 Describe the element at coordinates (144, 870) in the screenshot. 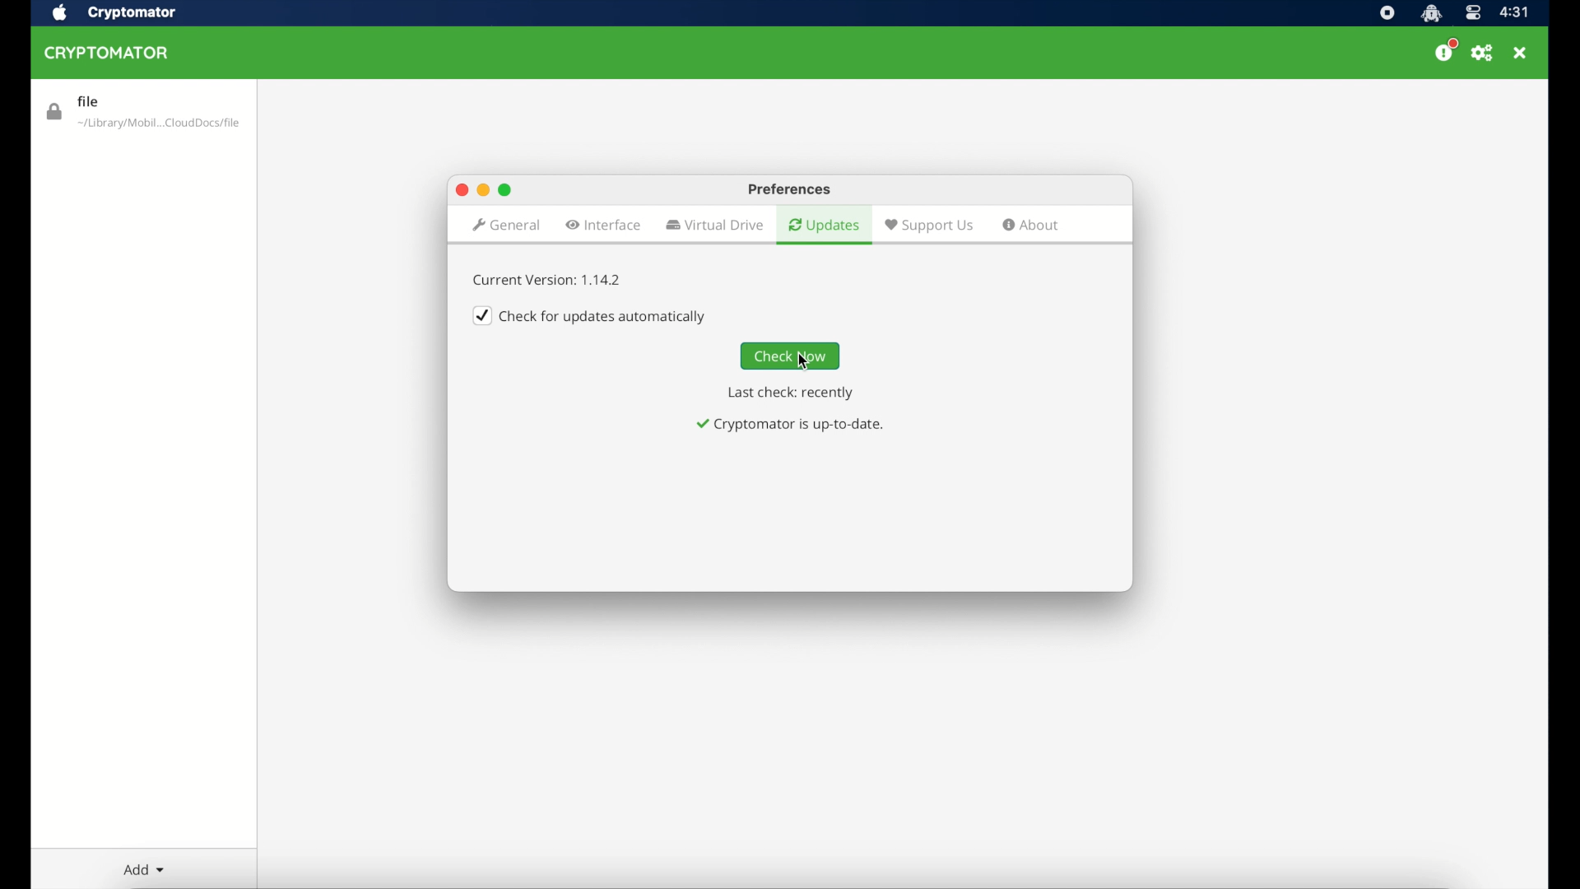

I see `add dropdown` at that location.